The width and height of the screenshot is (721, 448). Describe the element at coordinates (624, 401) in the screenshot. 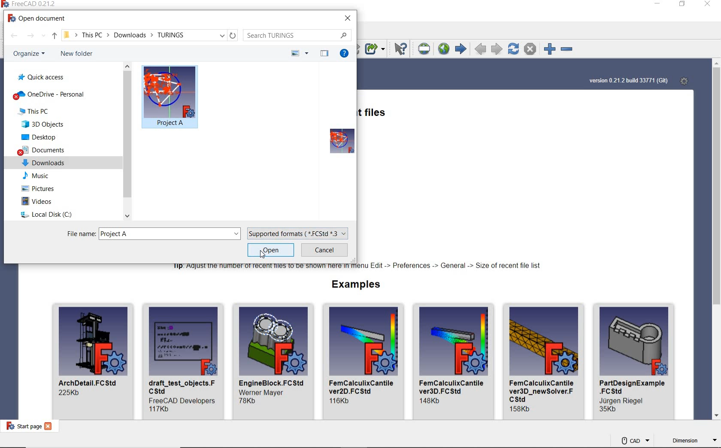

I see `dev name` at that location.